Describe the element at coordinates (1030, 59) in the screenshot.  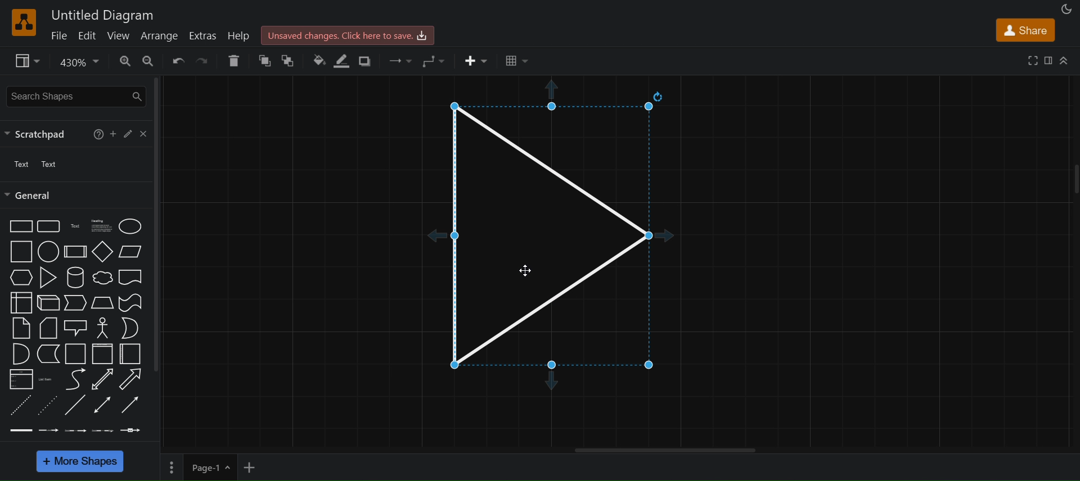
I see `fullscreen` at that location.